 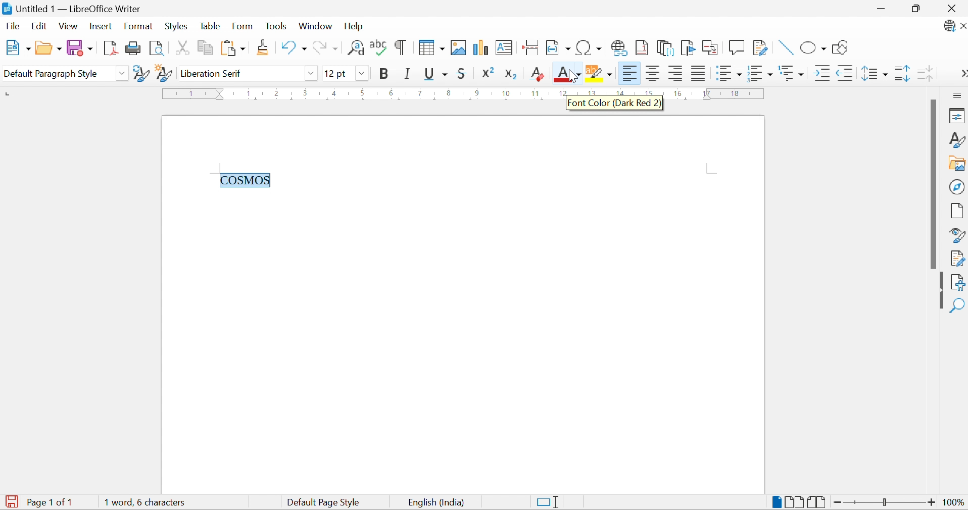 I want to click on New, so click(x=16, y=47).